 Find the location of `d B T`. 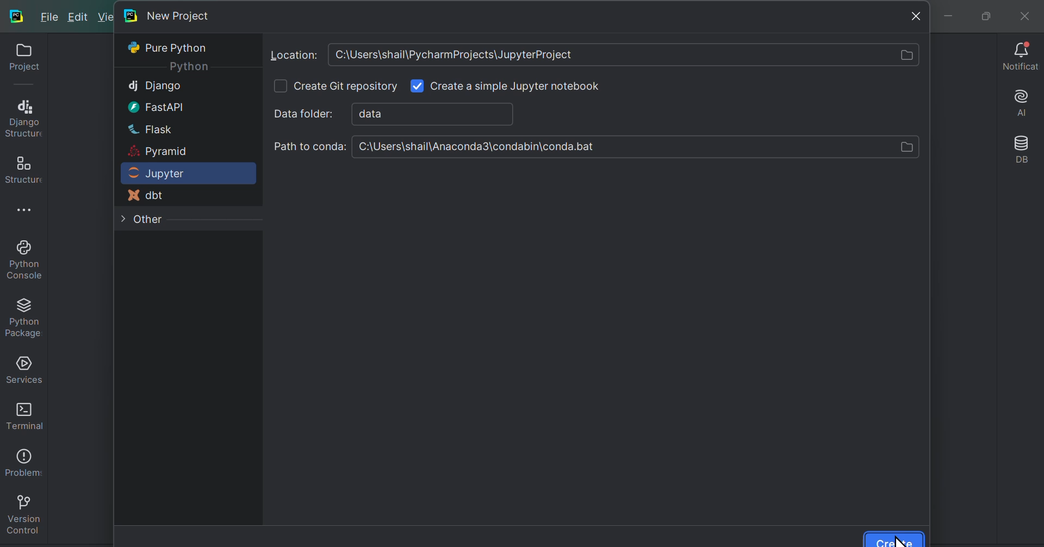

d B T is located at coordinates (148, 196).